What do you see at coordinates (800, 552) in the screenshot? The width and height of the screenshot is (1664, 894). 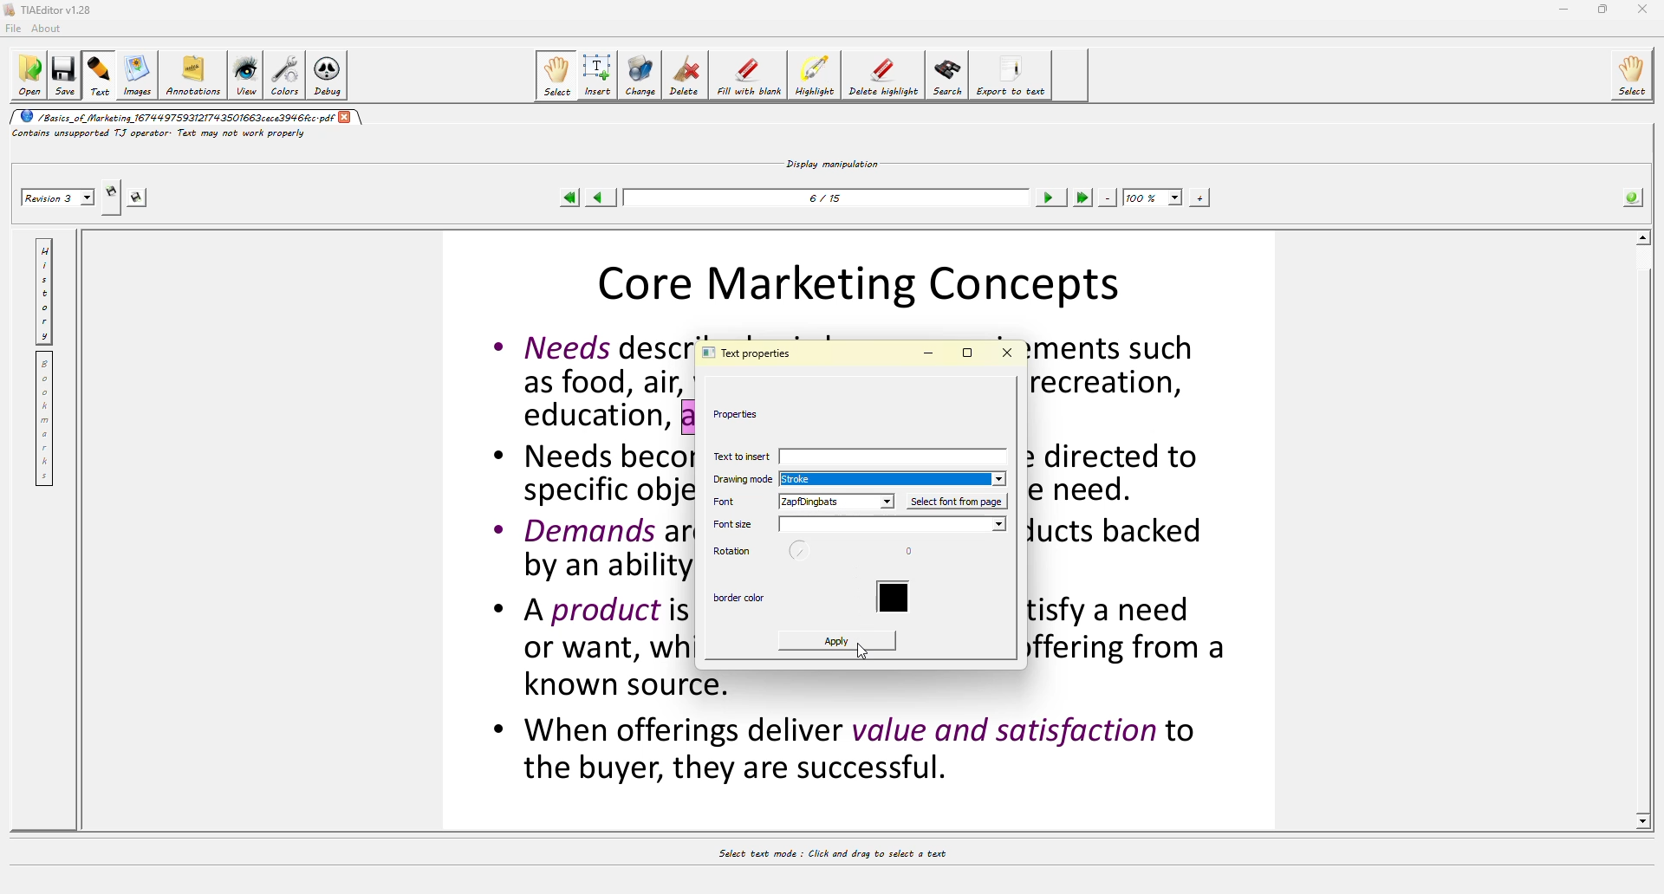 I see `rotate` at bounding box center [800, 552].